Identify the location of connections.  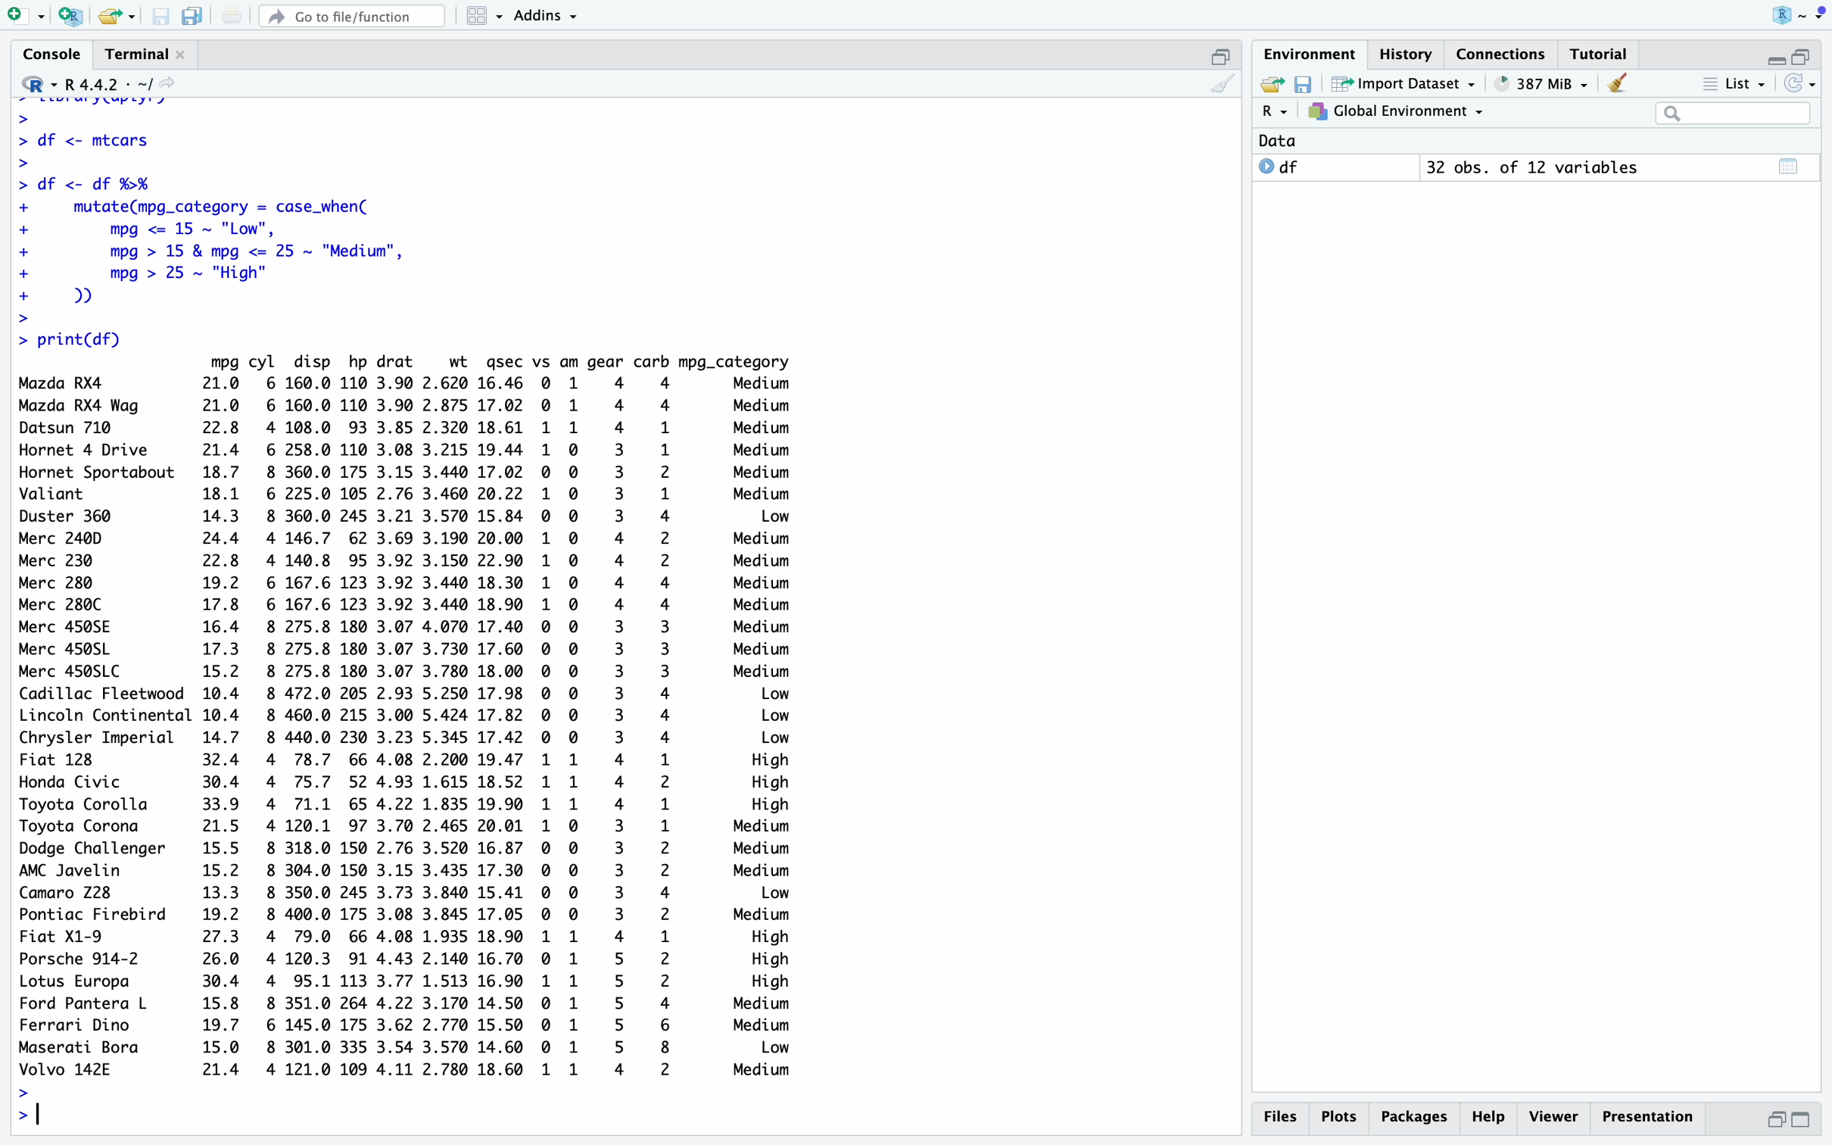
(1503, 54).